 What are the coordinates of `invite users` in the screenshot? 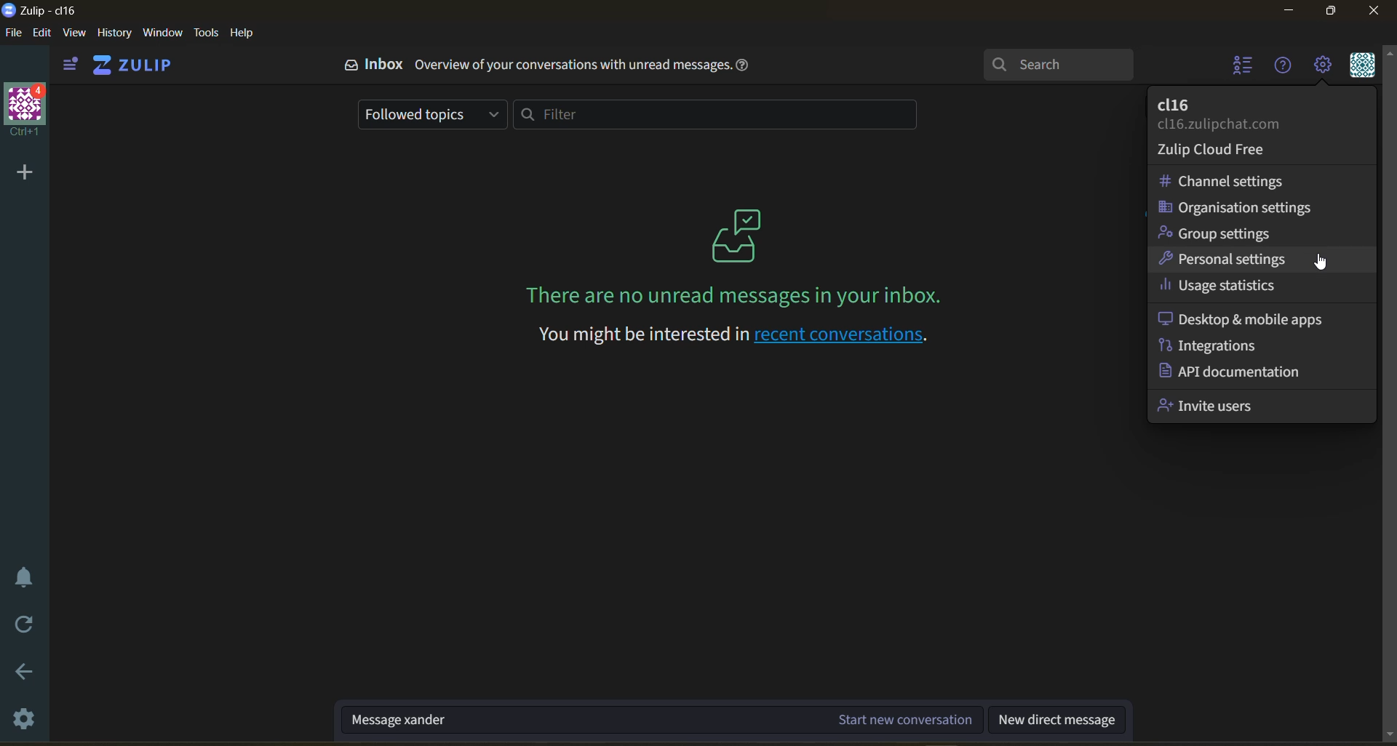 It's located at (1214, 406).